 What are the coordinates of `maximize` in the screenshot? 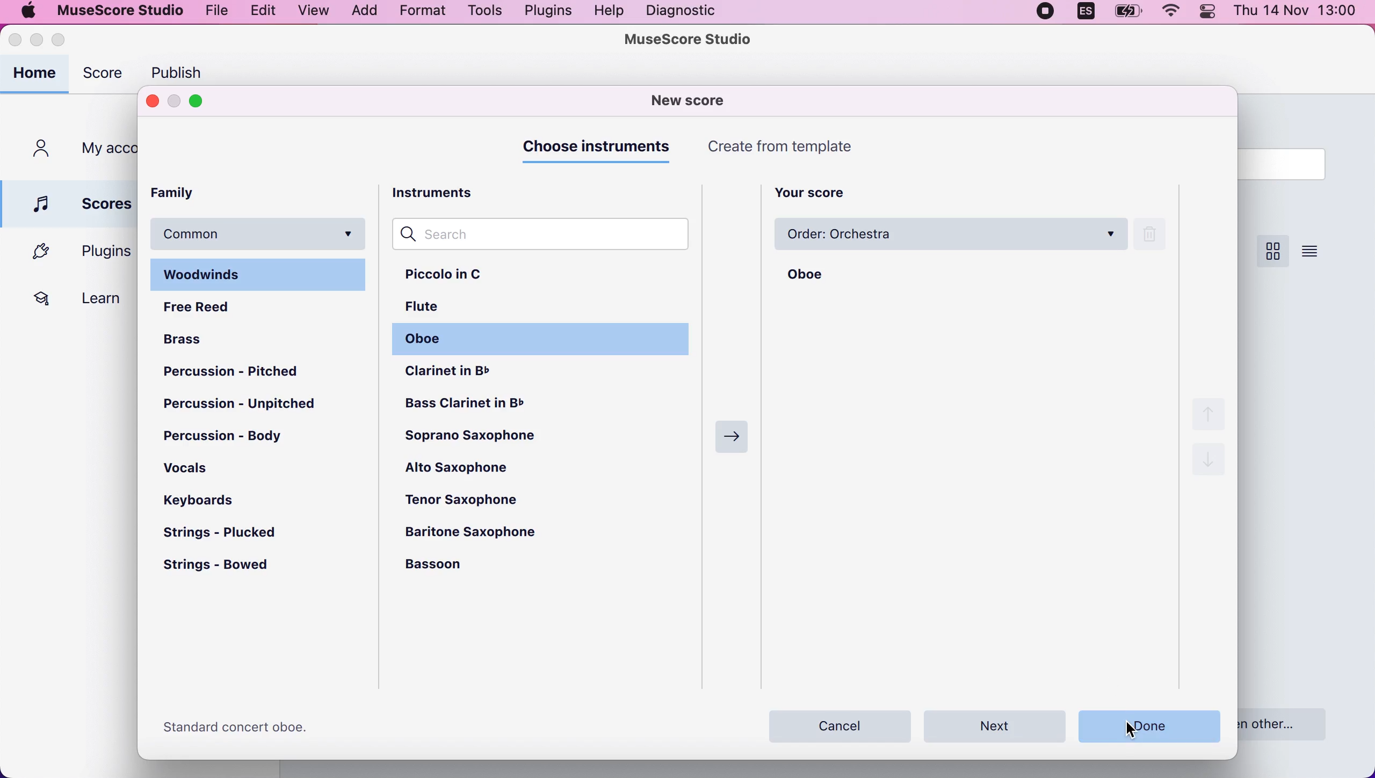 It's located at (204, 102).